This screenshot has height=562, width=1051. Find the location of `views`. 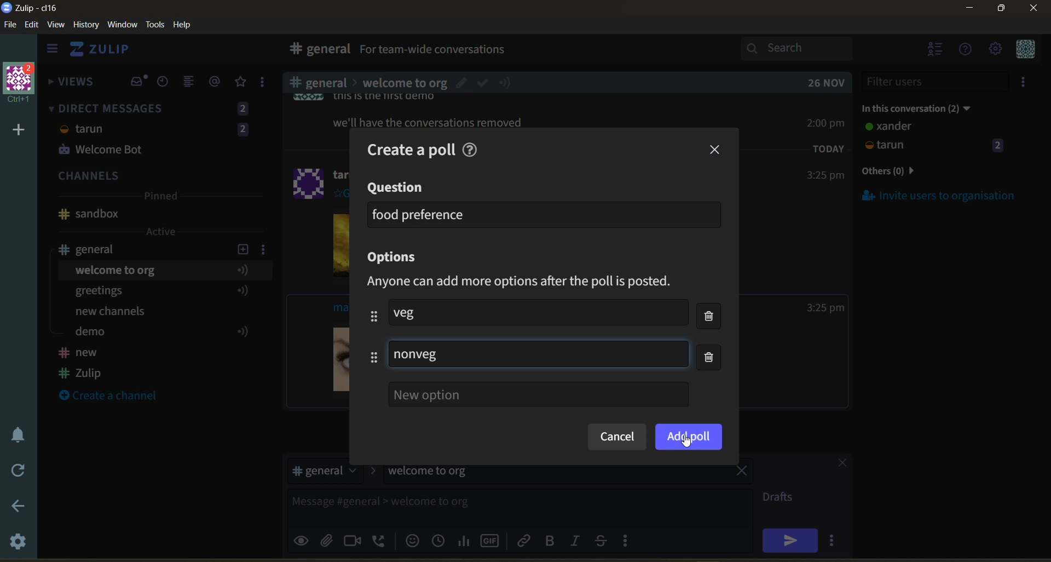

views is located at coordinates (72, 85).